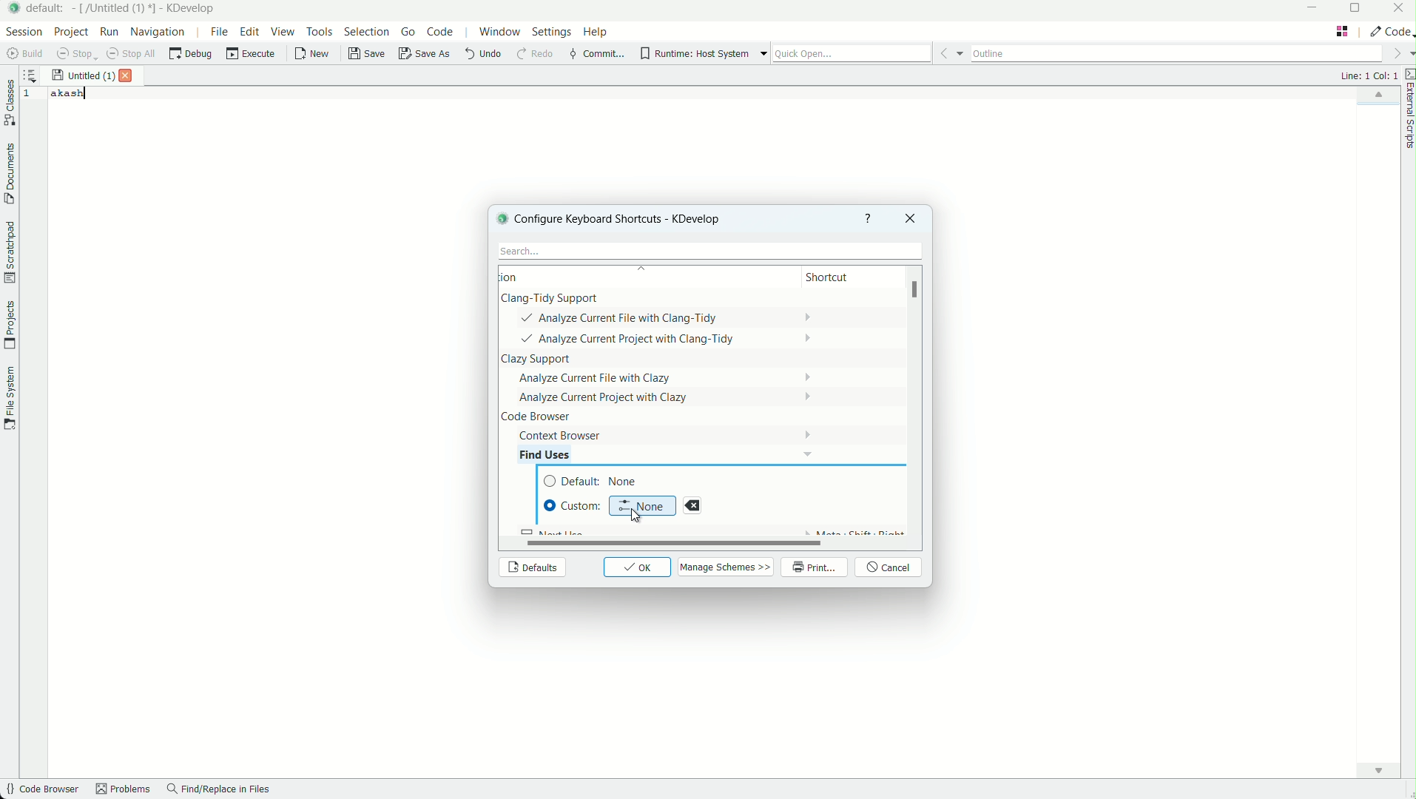 This screenshot has height=799, width=1416. Describe the element at coordinates (638, 567) in the screenshot. I see `ok` at that location.